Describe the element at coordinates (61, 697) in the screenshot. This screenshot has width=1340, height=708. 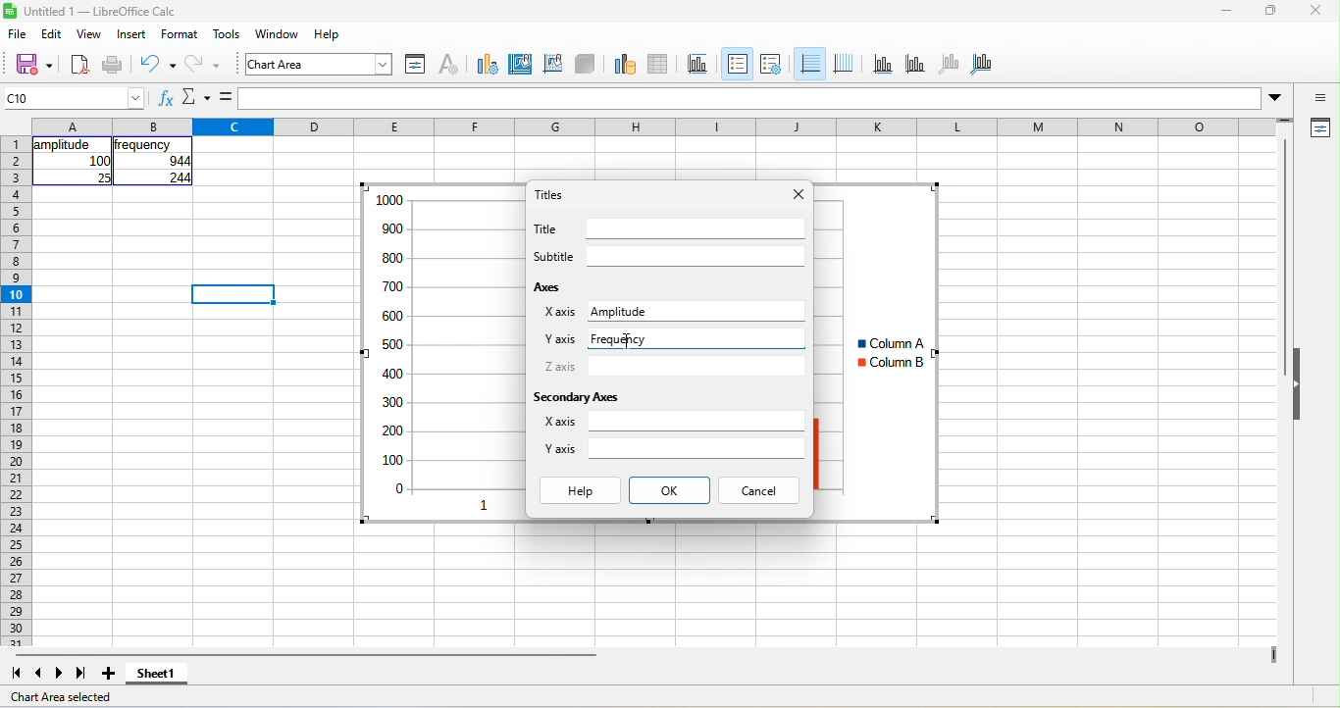
I see `chart area selected` at that location.